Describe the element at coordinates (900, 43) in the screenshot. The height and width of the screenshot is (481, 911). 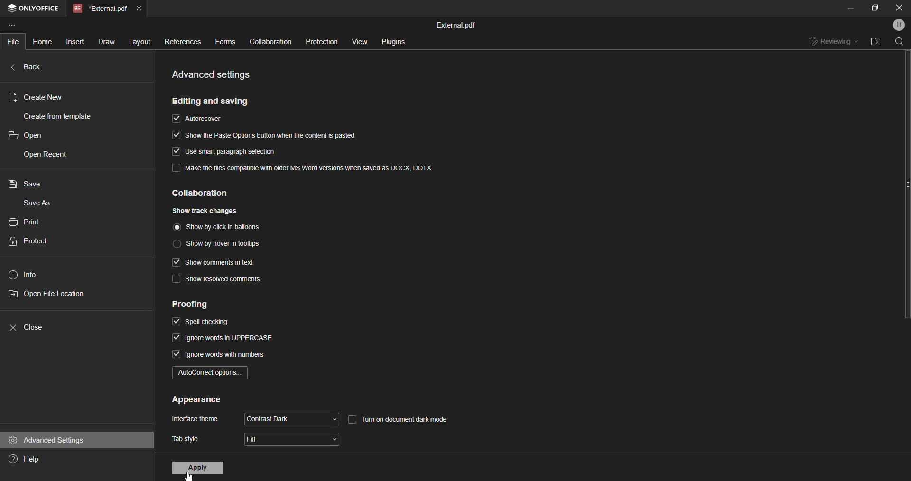
I see `Find` at that location.